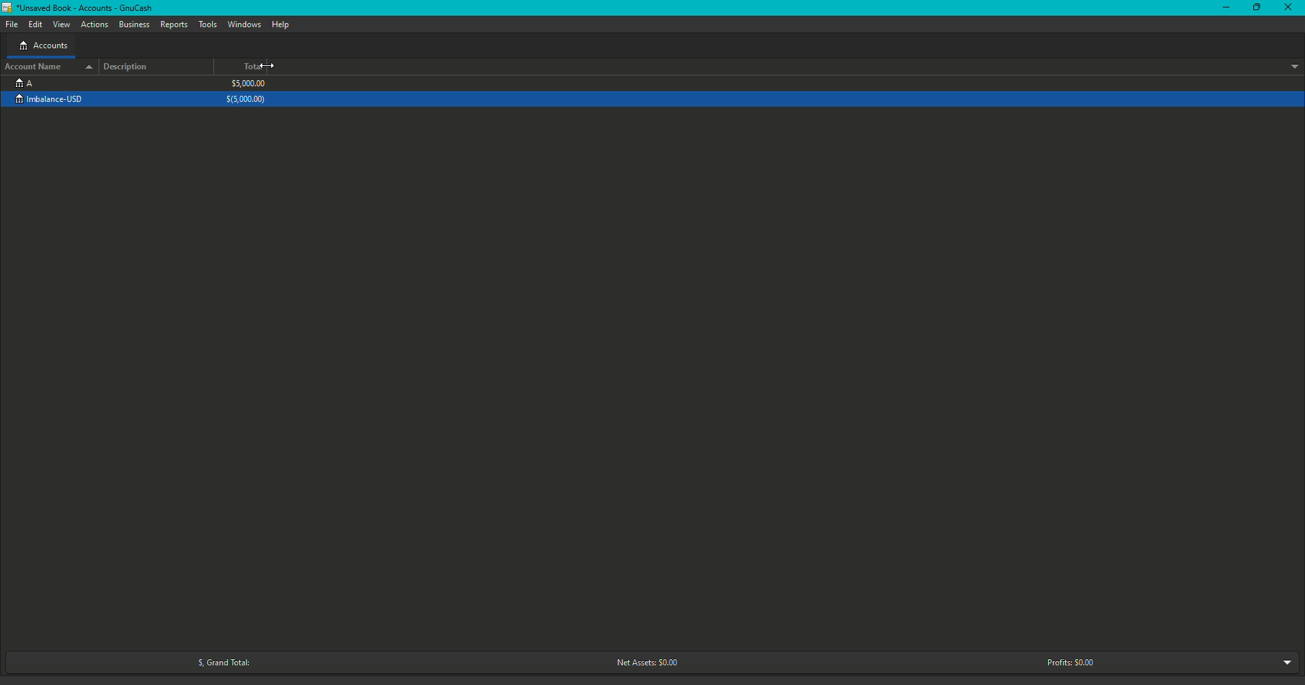 The height and width of the screenshot is (685, 1305). I want to click on Help, so click(280, 24).